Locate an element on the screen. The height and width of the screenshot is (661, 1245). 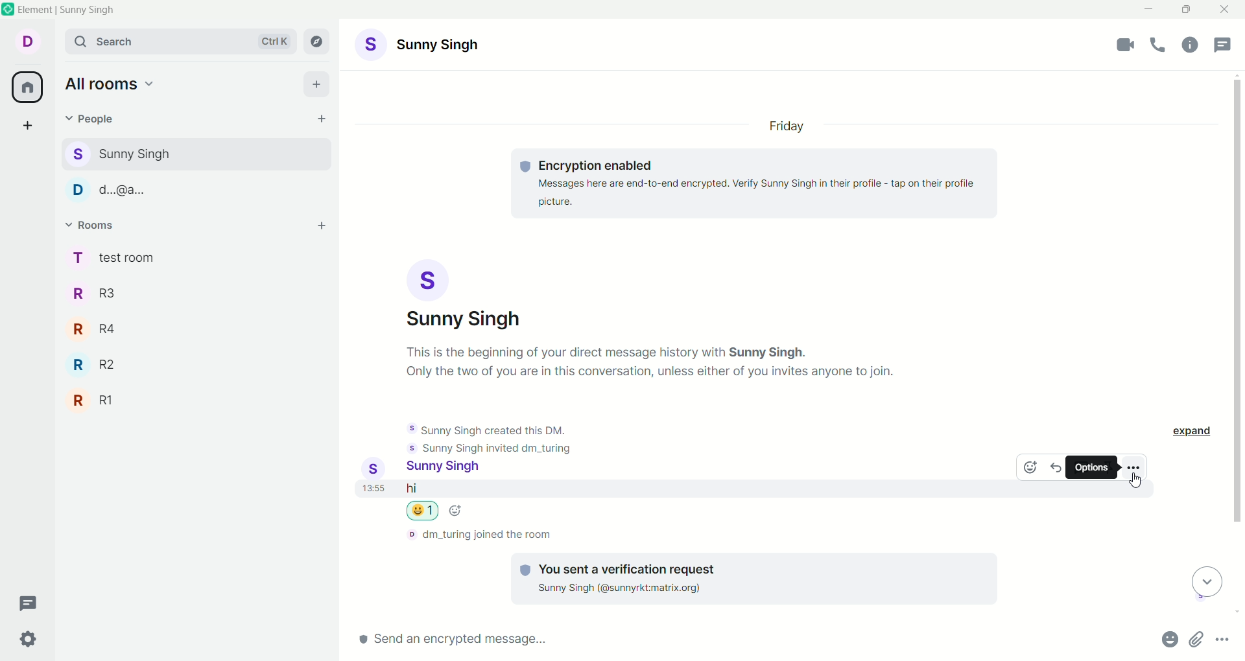
text is located at coordinates (477, 535).